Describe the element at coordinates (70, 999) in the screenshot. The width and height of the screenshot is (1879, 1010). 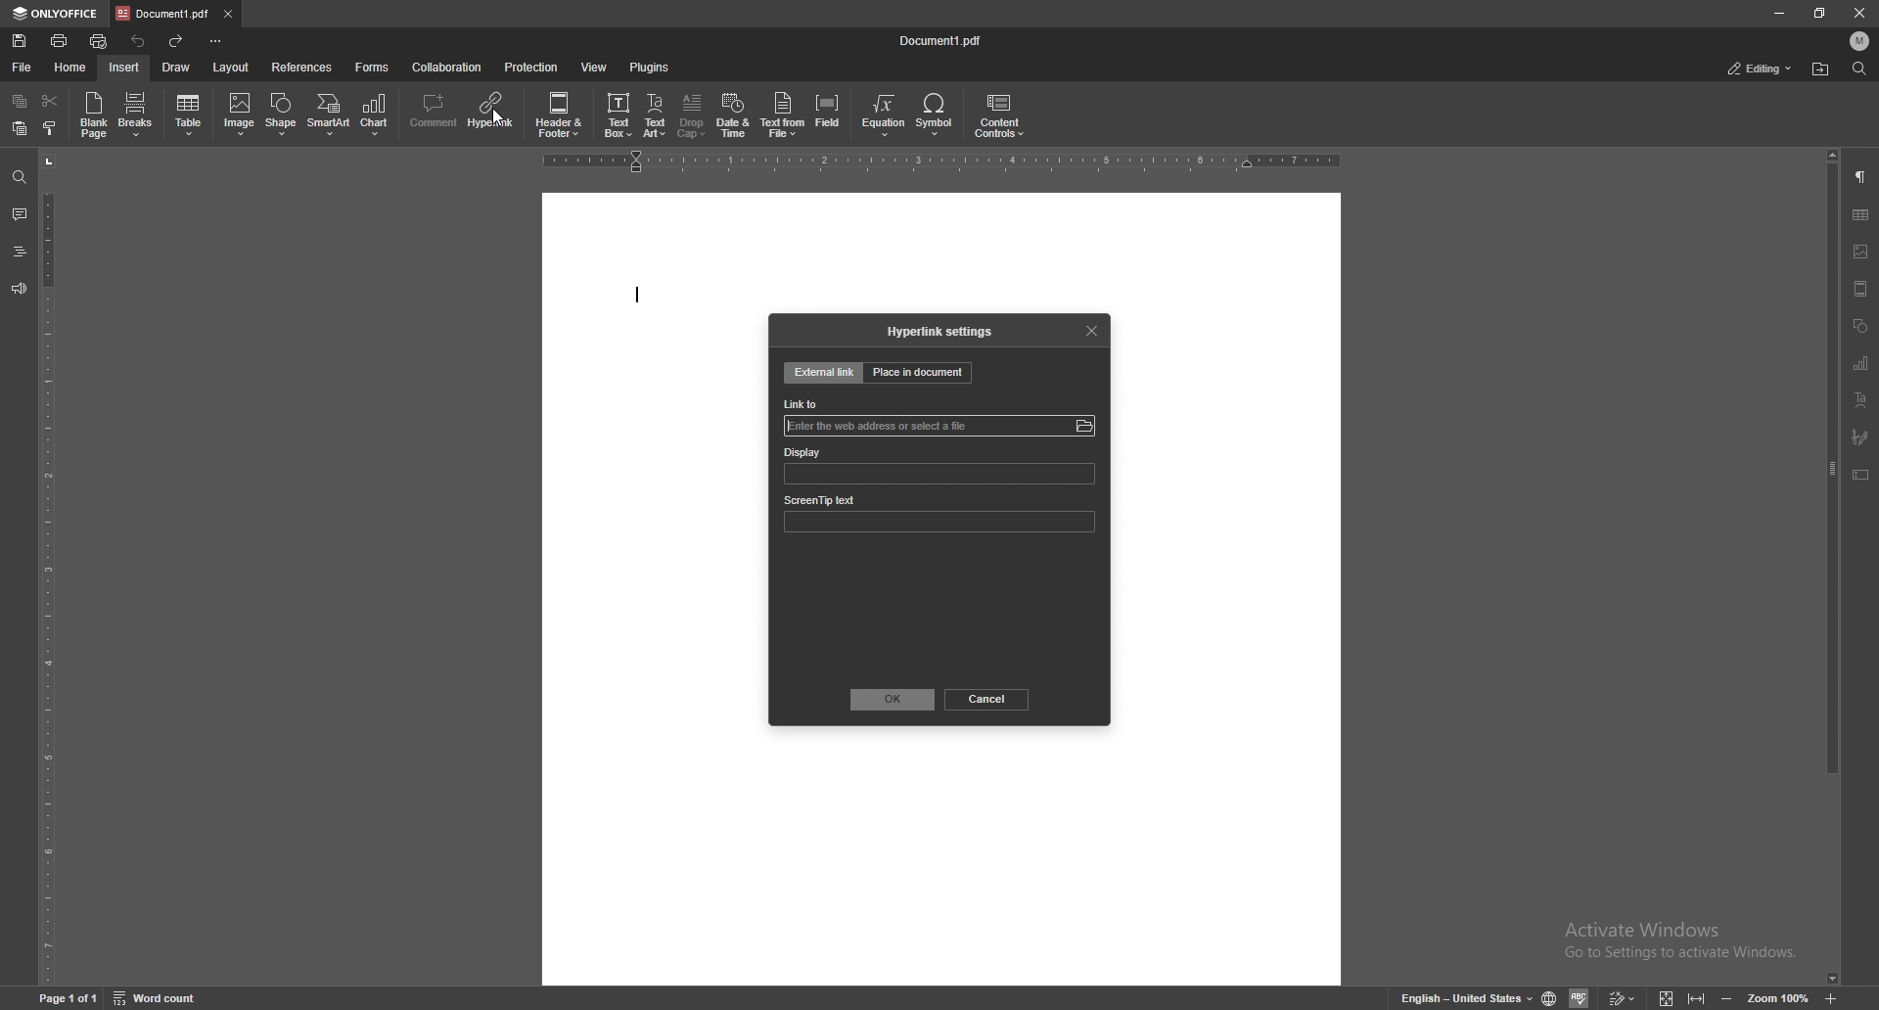
I see `page 1 of 1` at that location.